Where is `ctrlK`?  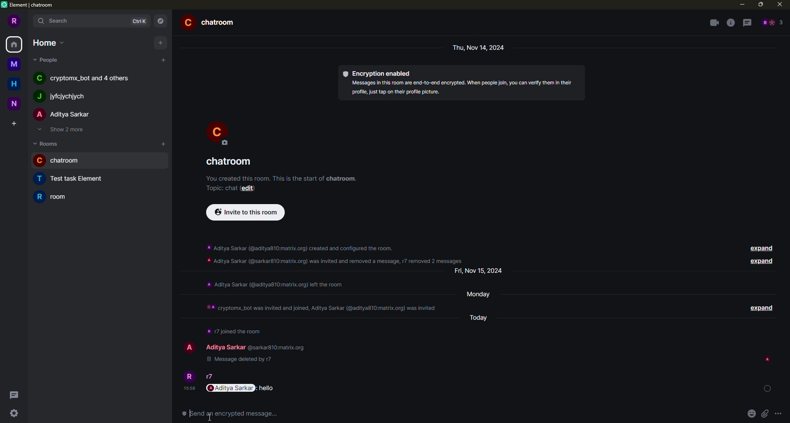 ctrlK is located at coordinates (137, 21).